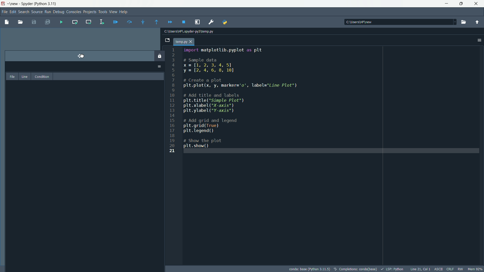 The width and height of the screenshot is (484, 272). I want to click on run file, so click(62, 22).